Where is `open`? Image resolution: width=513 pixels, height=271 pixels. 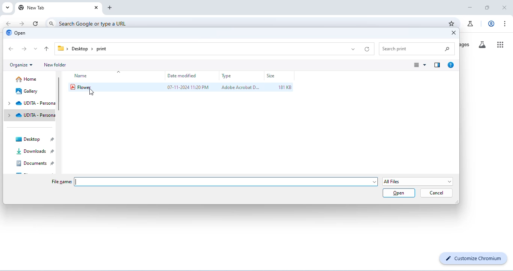
open is located at coordinates (16, 33).